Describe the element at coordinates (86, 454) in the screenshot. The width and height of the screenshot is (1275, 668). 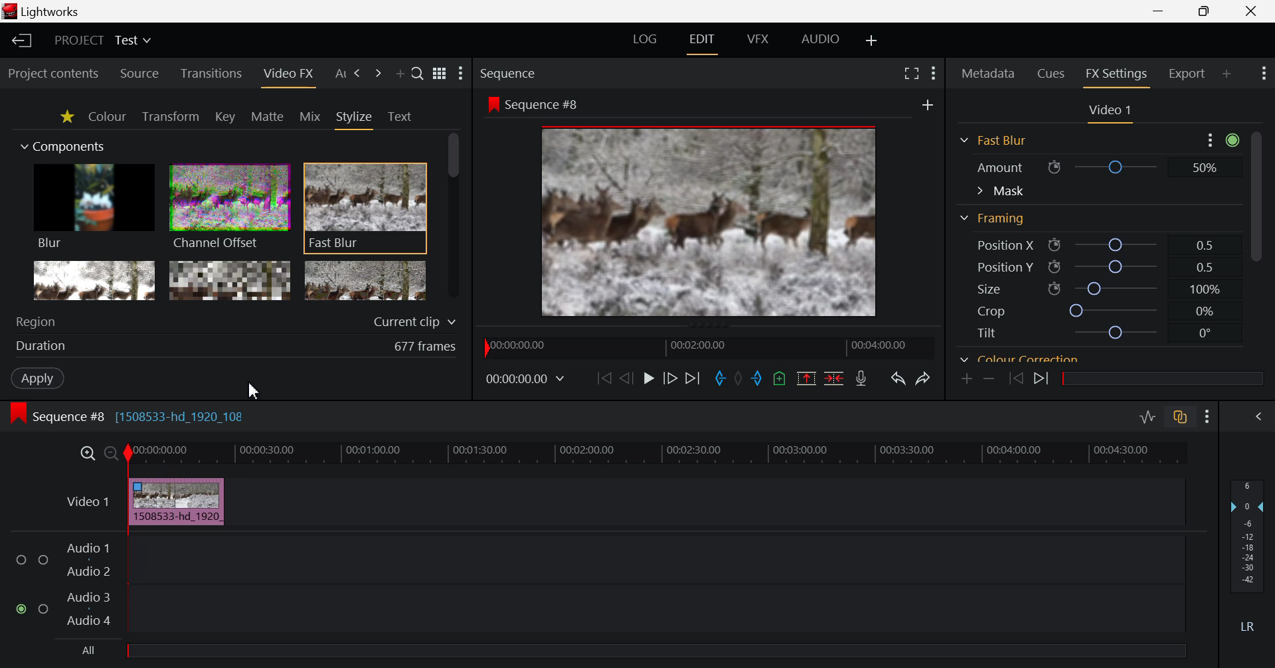
I see `Timeline Zoom In` at that location.